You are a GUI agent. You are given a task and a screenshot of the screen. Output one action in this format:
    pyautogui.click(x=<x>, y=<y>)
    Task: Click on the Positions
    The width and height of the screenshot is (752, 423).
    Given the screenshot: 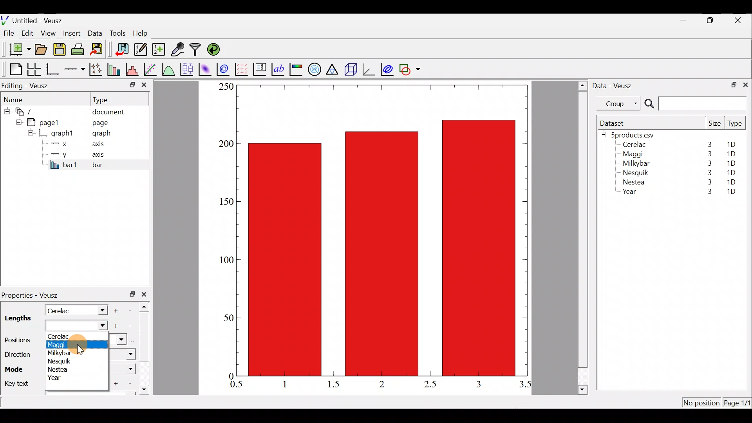 What is the action you would take?
    pyautogui.click(x=19, y=340)
    